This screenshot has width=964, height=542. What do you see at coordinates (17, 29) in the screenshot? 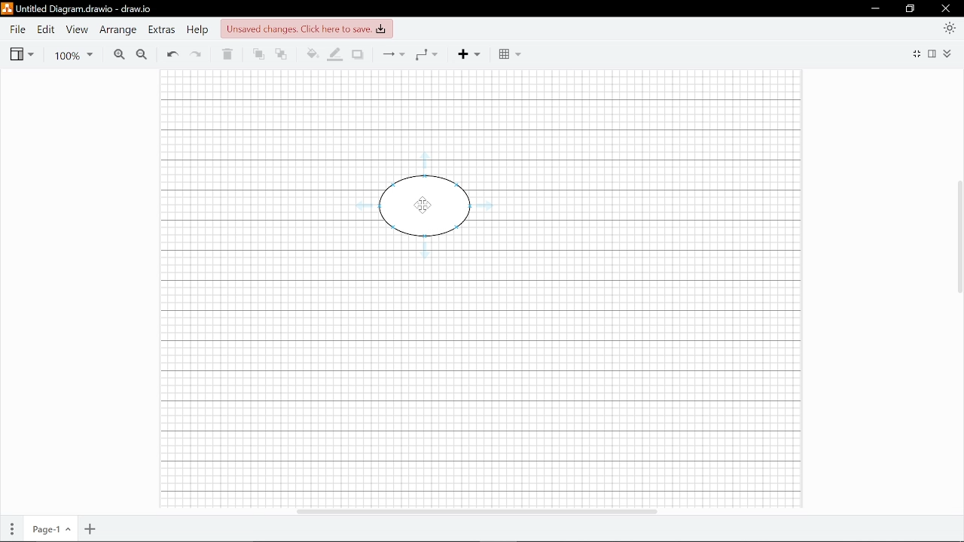
I see `File` at bounding box center [17, 29].